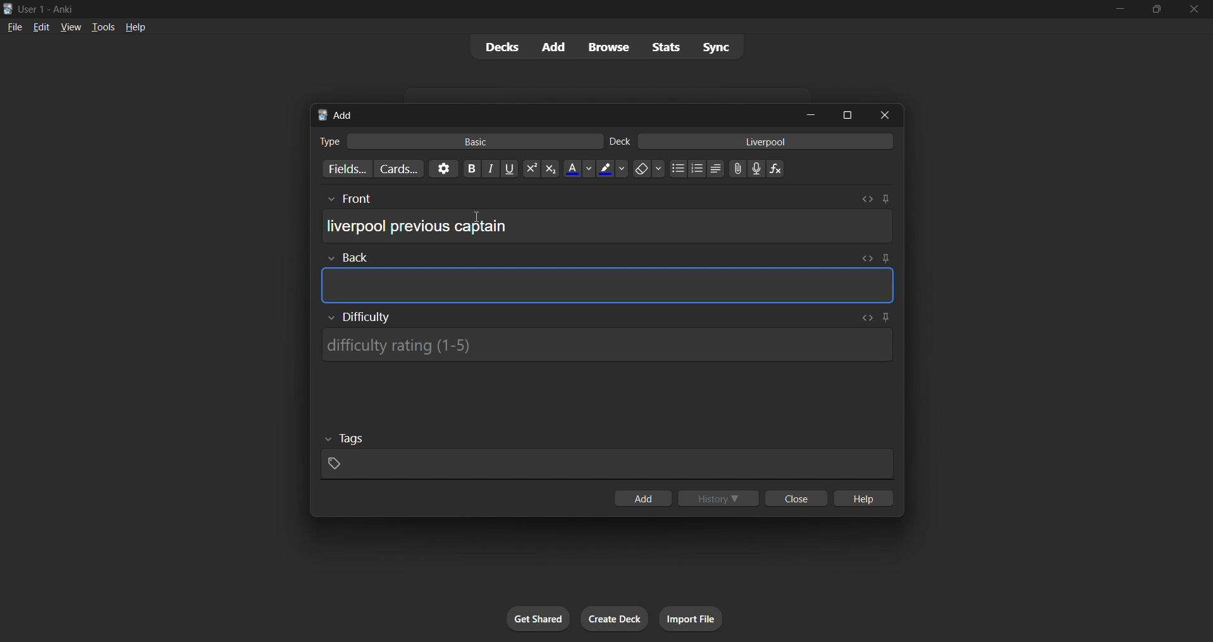 Image resolution: width=1213 pixels, height=642 pixels. I want to click on customize card templates, so click(397, 169).